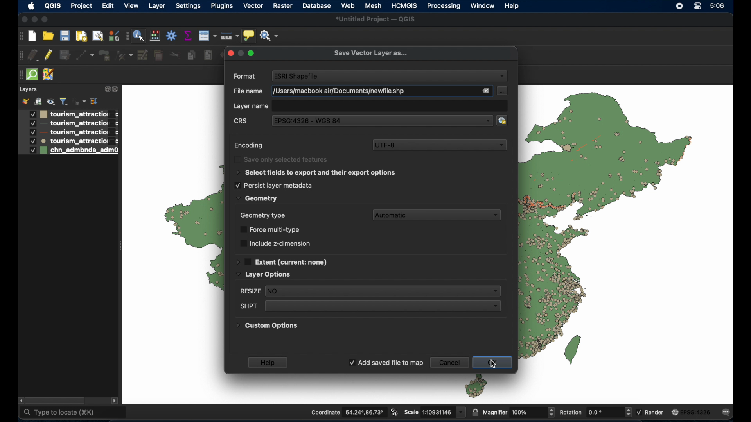 This screenshot has height=422, width=751. Describe the element at coordinates (282, 261) in the screenshot. I see `extent` at that location.